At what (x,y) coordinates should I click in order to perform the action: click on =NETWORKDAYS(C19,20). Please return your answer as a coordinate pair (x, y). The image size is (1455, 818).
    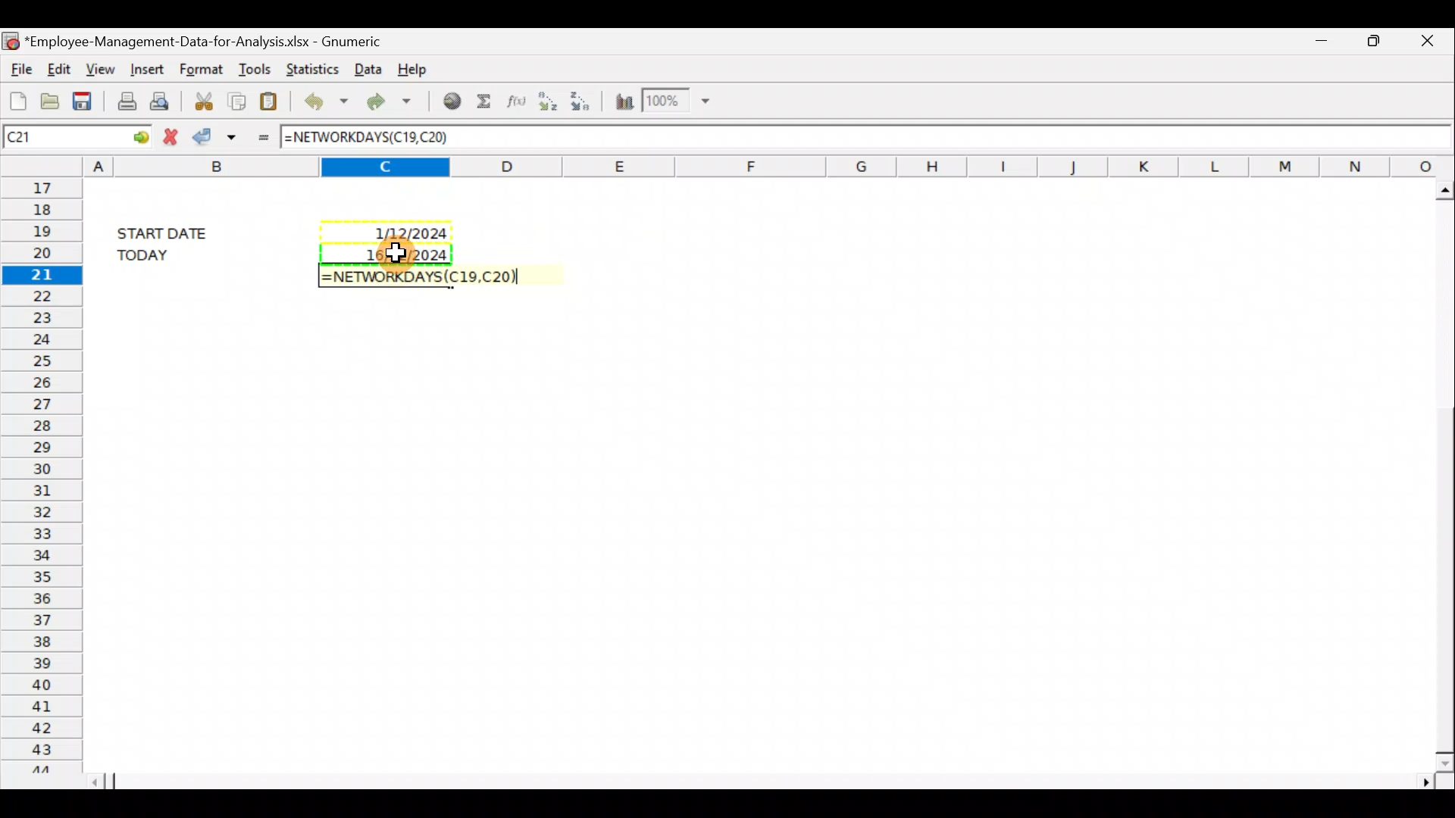
    Looking at the image, I should click on (428, 278).